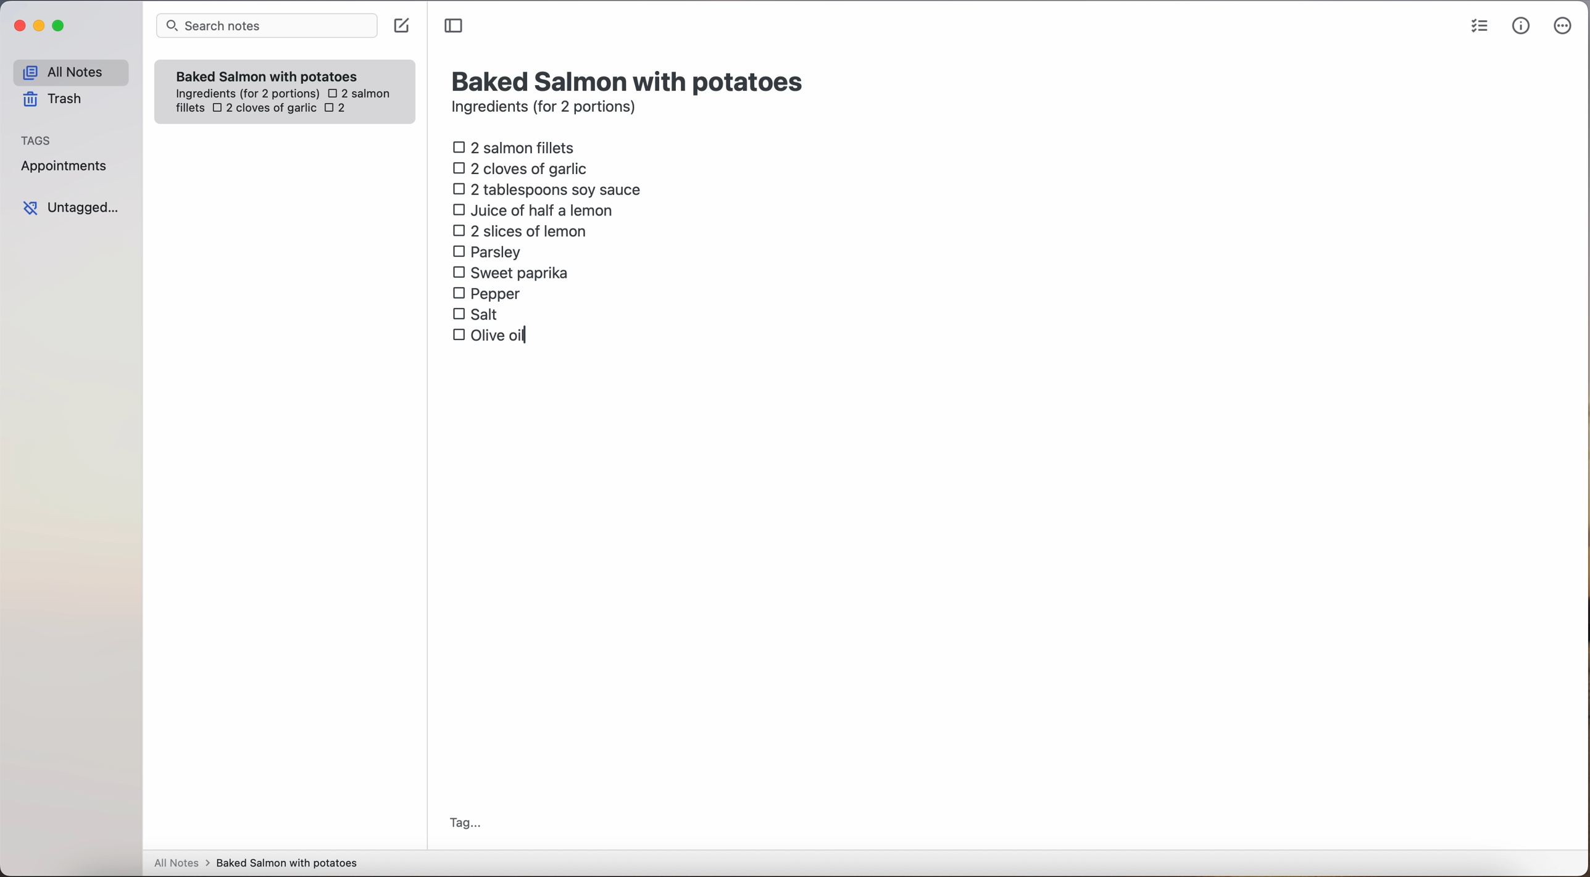 This screenshot has height=877, width=1590. I want to click on untagged, so click(72, 207).